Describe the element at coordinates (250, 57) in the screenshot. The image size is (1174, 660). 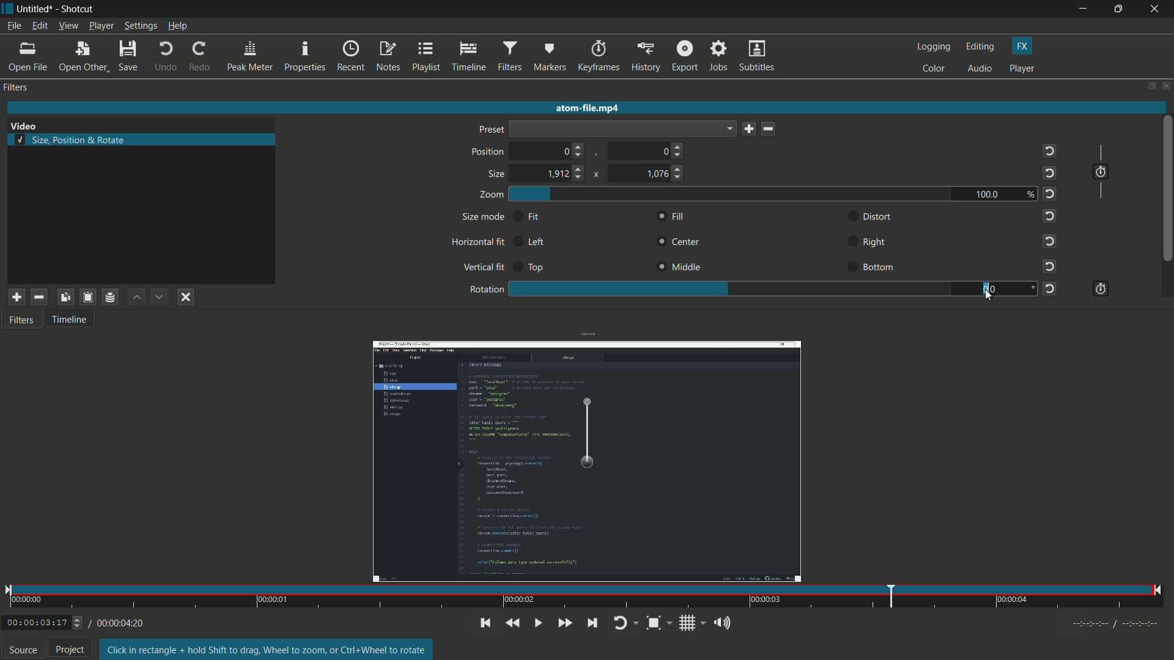
I see `peak meter` at that location.